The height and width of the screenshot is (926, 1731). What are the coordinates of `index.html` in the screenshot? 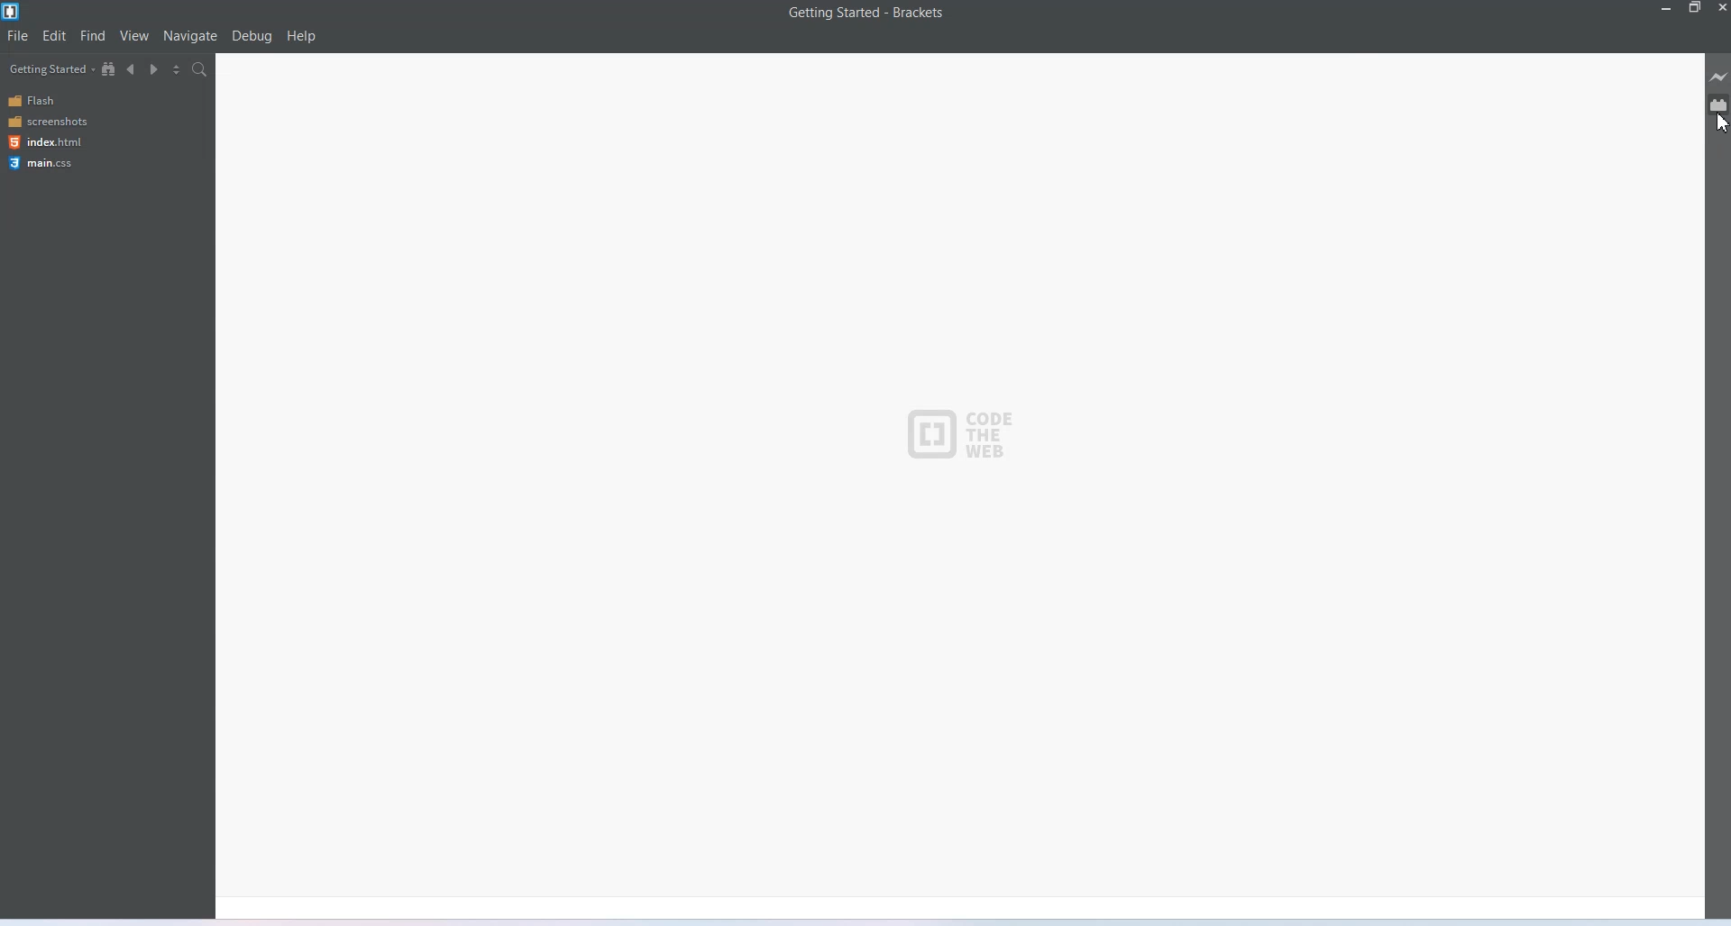 It's located at (43, 142).